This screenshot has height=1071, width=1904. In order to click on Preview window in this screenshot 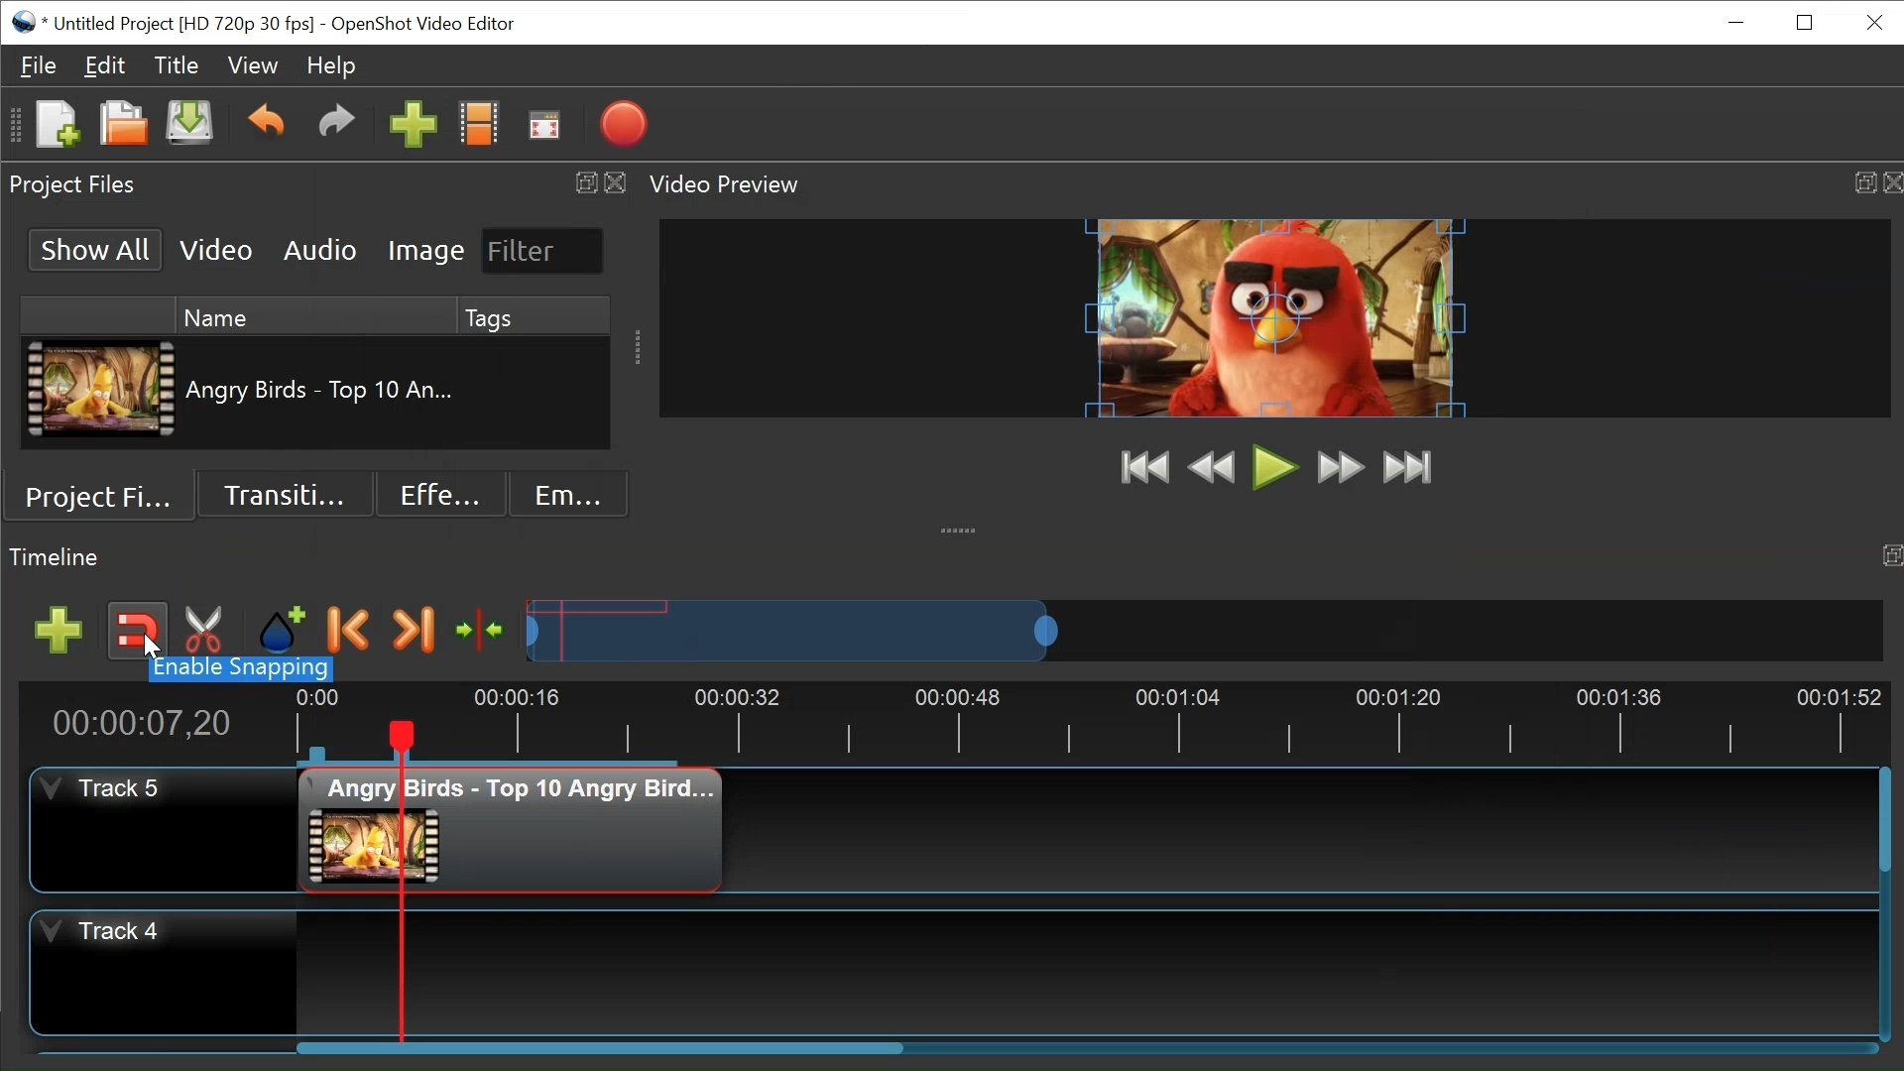, I will do `click(1274, 318)`.